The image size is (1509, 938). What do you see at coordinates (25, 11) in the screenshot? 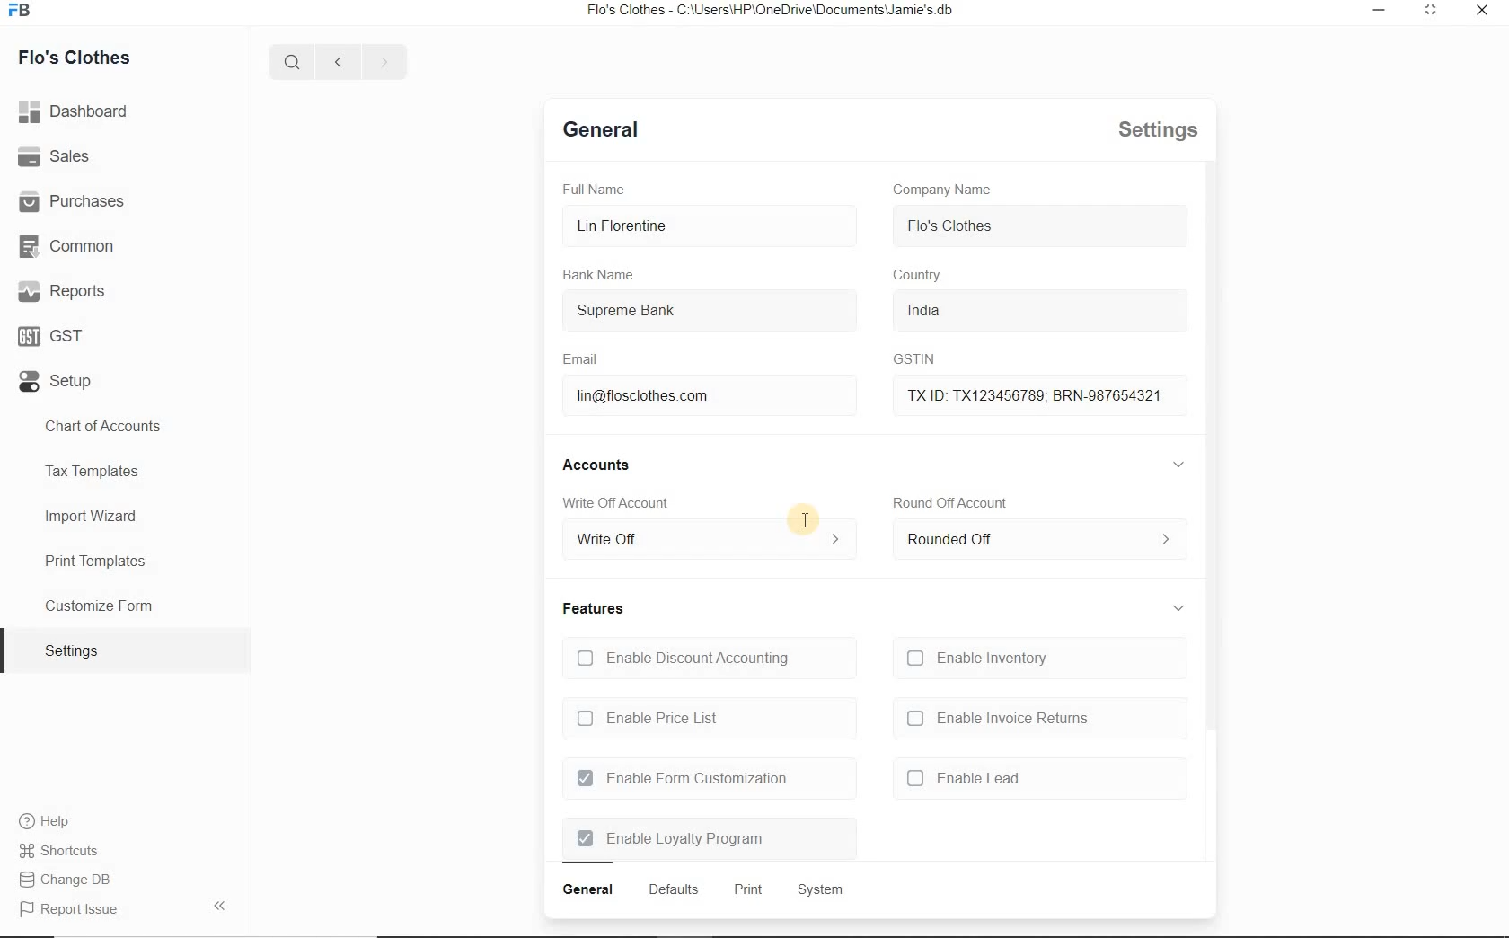
I see `FB logo` at bounding box center [25, 11].